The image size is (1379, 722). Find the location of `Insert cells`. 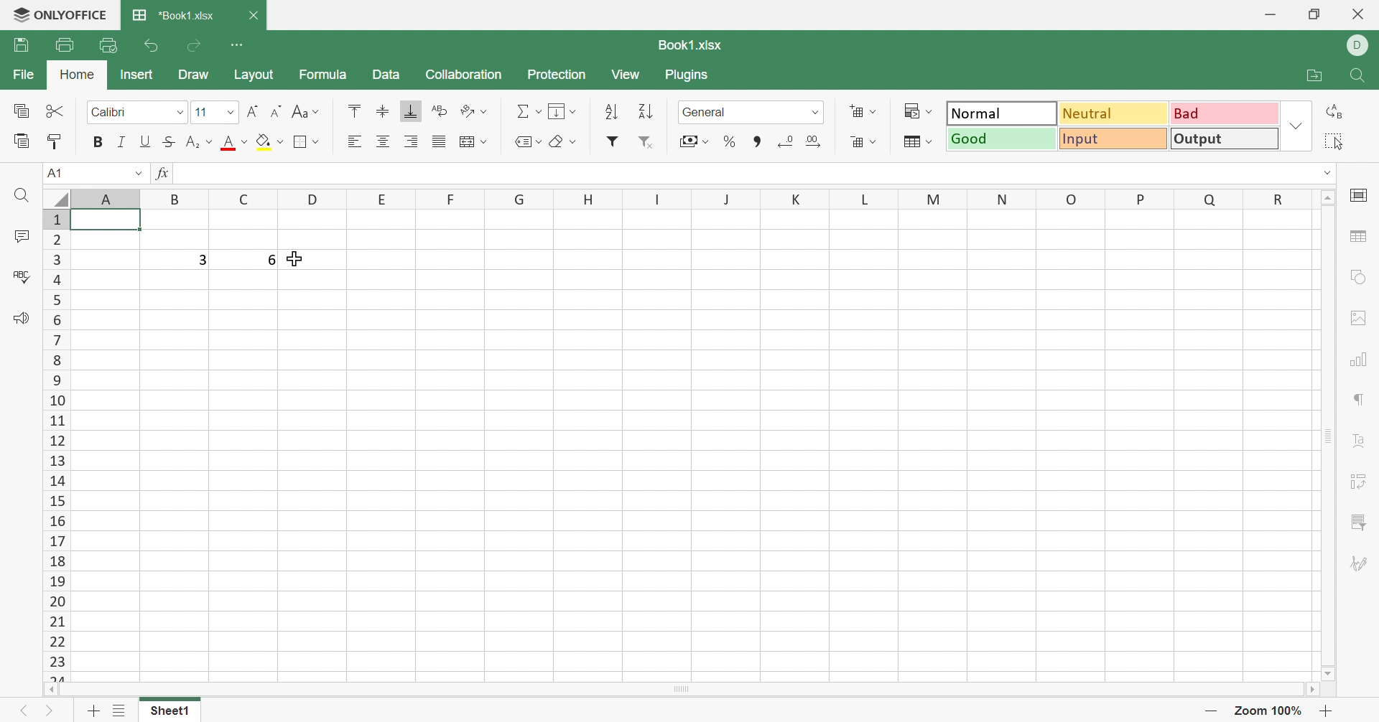

Insert cells is located at coordinates (865, 111).